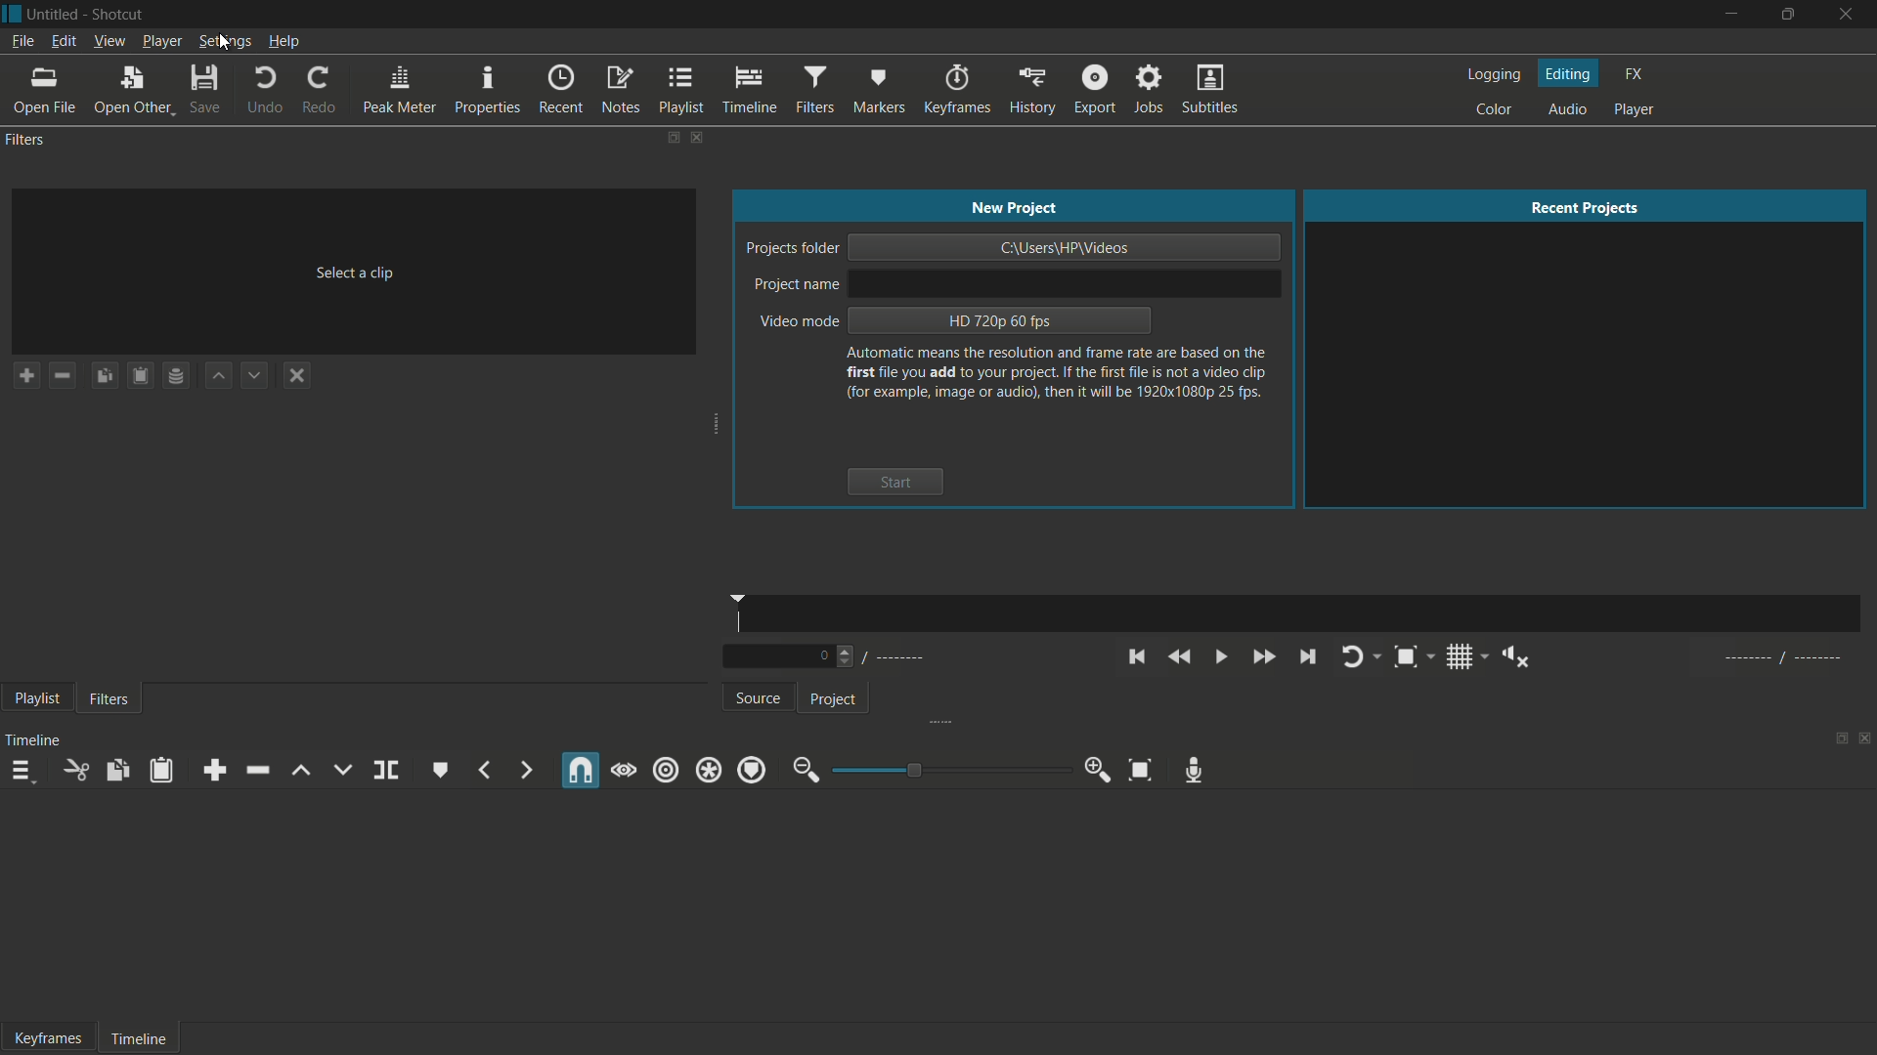 The image size is (1877, 1055). I want to click on Number, so click(827, 657).